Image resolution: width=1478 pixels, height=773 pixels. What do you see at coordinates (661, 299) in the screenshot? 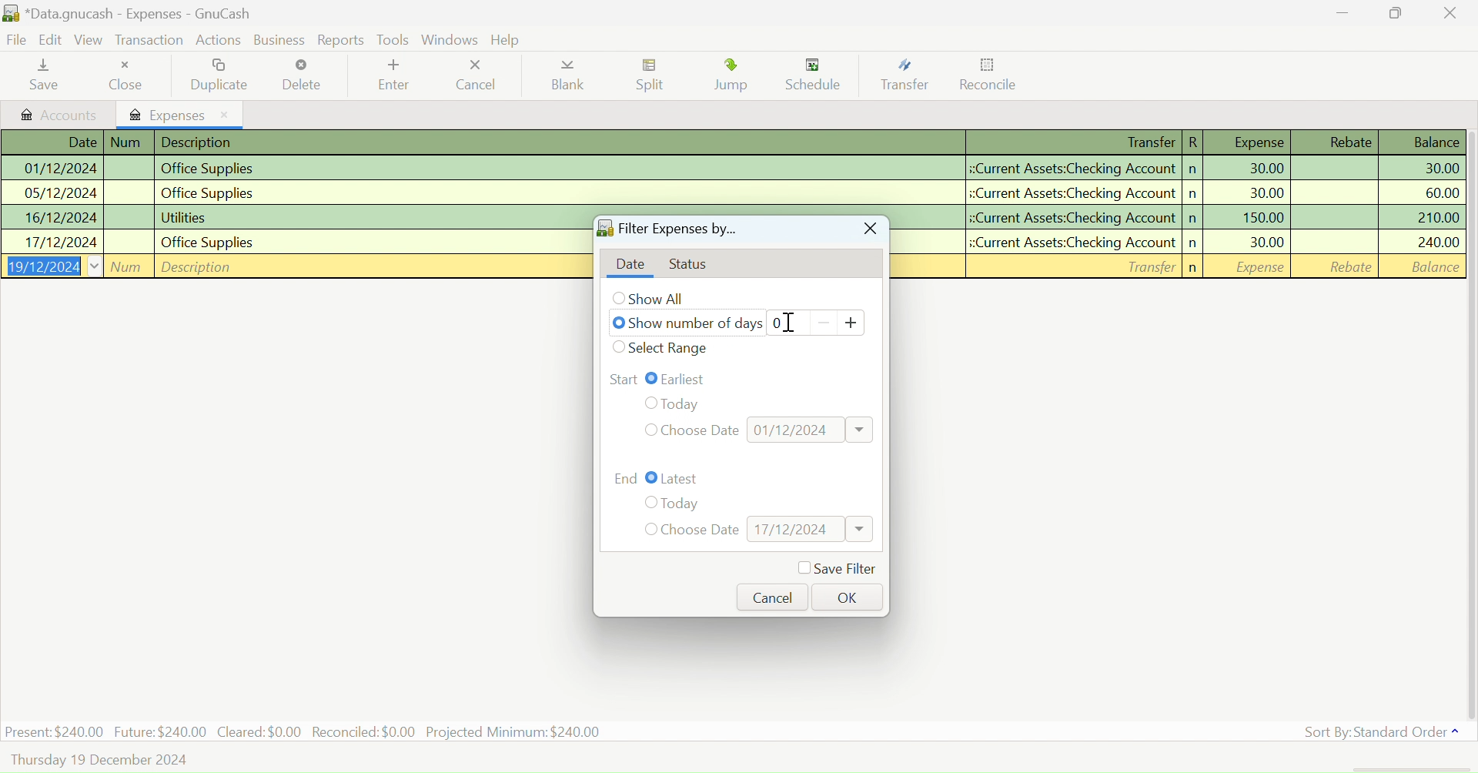
I see `Show All` at bounding box center [661, 299].